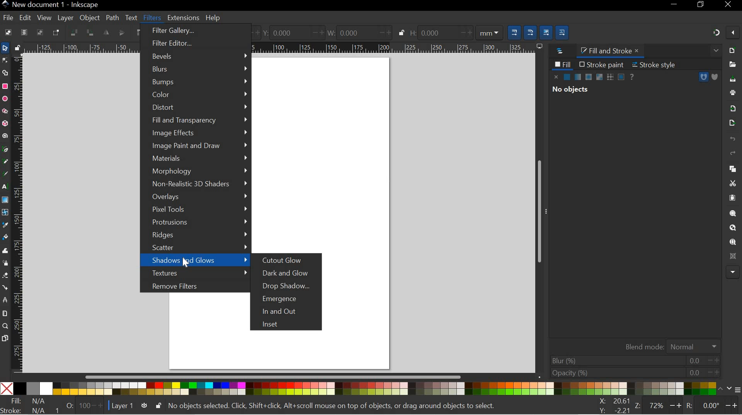  I want to click on IN AND OUT, so click(288, 311).